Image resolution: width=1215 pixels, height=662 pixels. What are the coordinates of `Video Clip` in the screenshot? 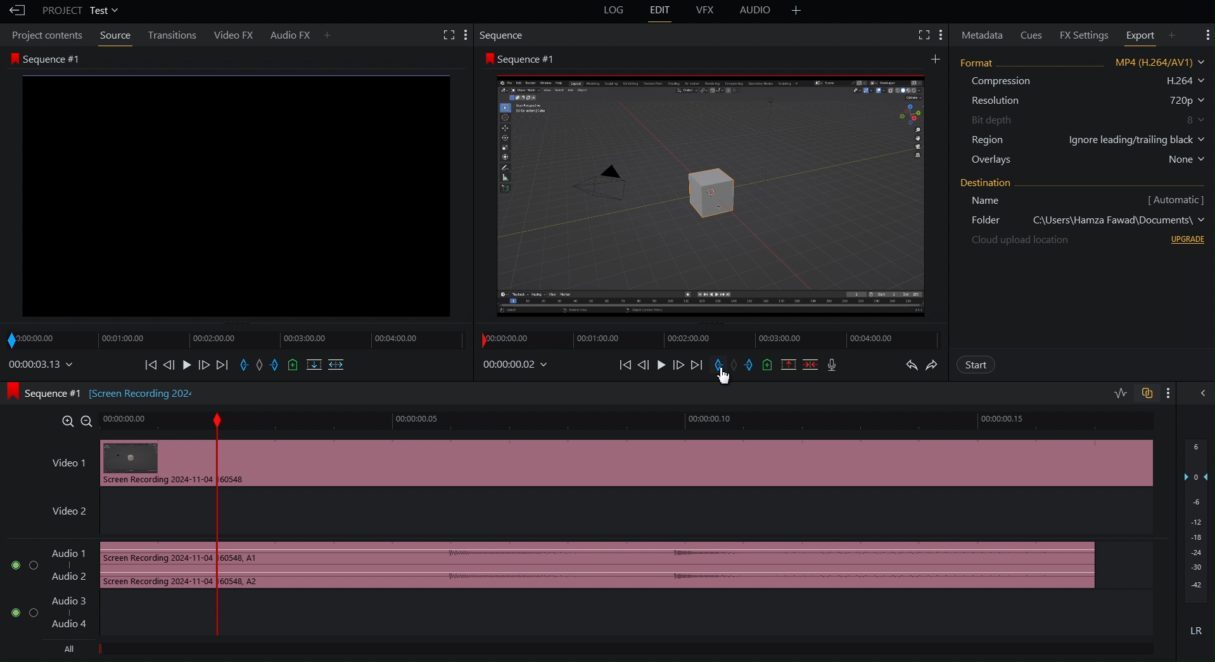 It's located at (696, 468).